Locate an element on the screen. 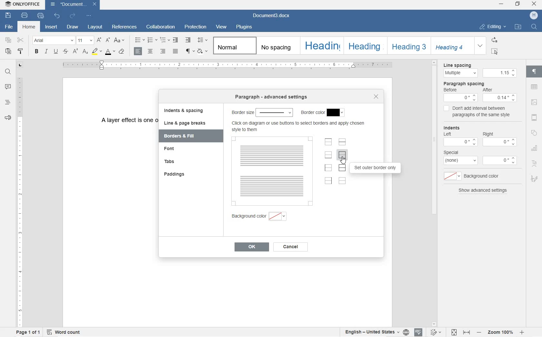 The image size is (542, 337). borders preview is located at coordinates (271, 171).